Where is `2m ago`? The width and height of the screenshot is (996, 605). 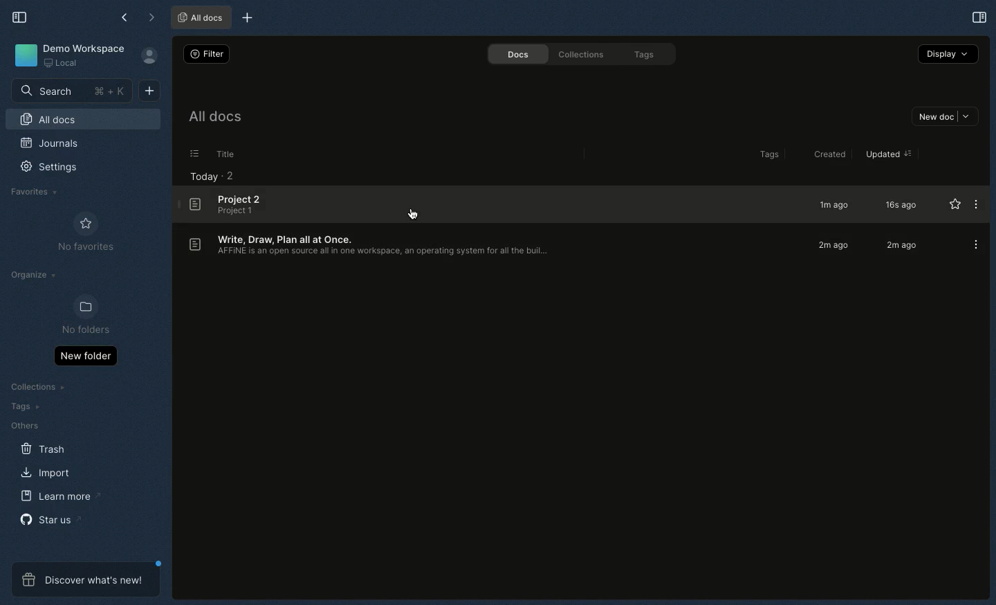
2m ago is located at coordinates (903, 248).